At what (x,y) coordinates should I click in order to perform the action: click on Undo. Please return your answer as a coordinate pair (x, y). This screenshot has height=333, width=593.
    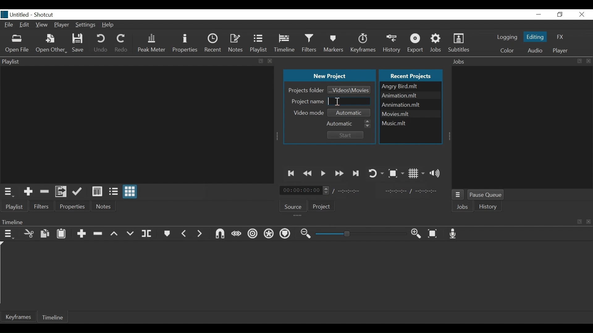
    Looking at the image, I should click on (101, 44).